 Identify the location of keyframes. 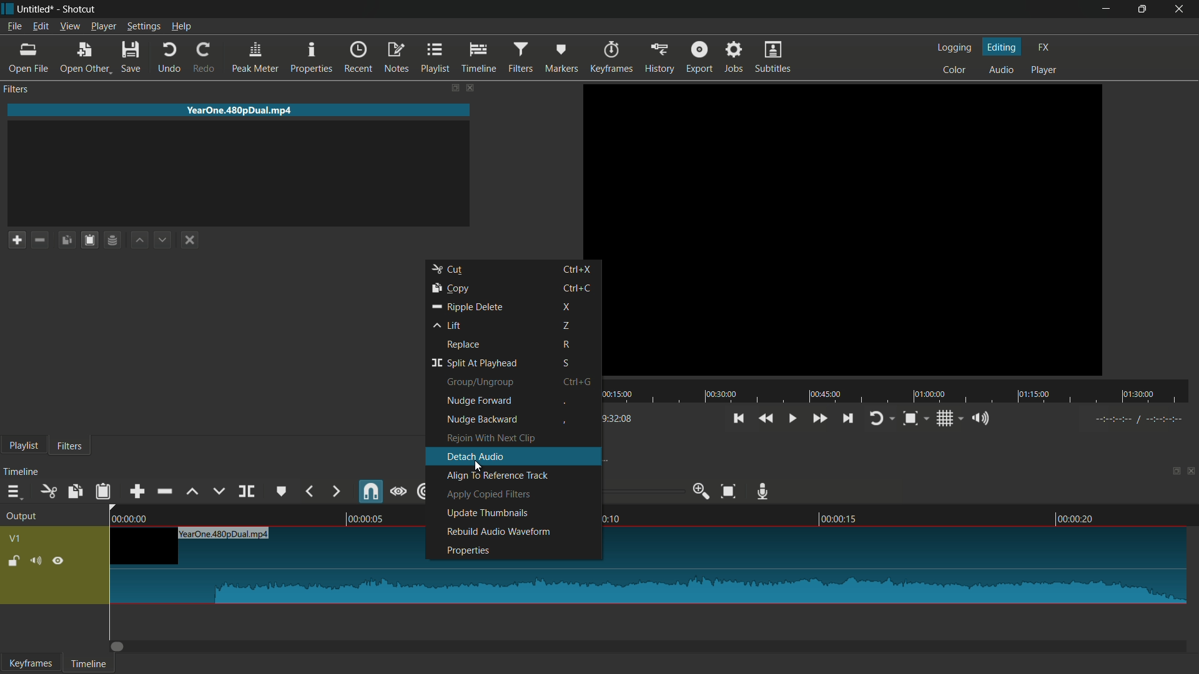
(29, 663).